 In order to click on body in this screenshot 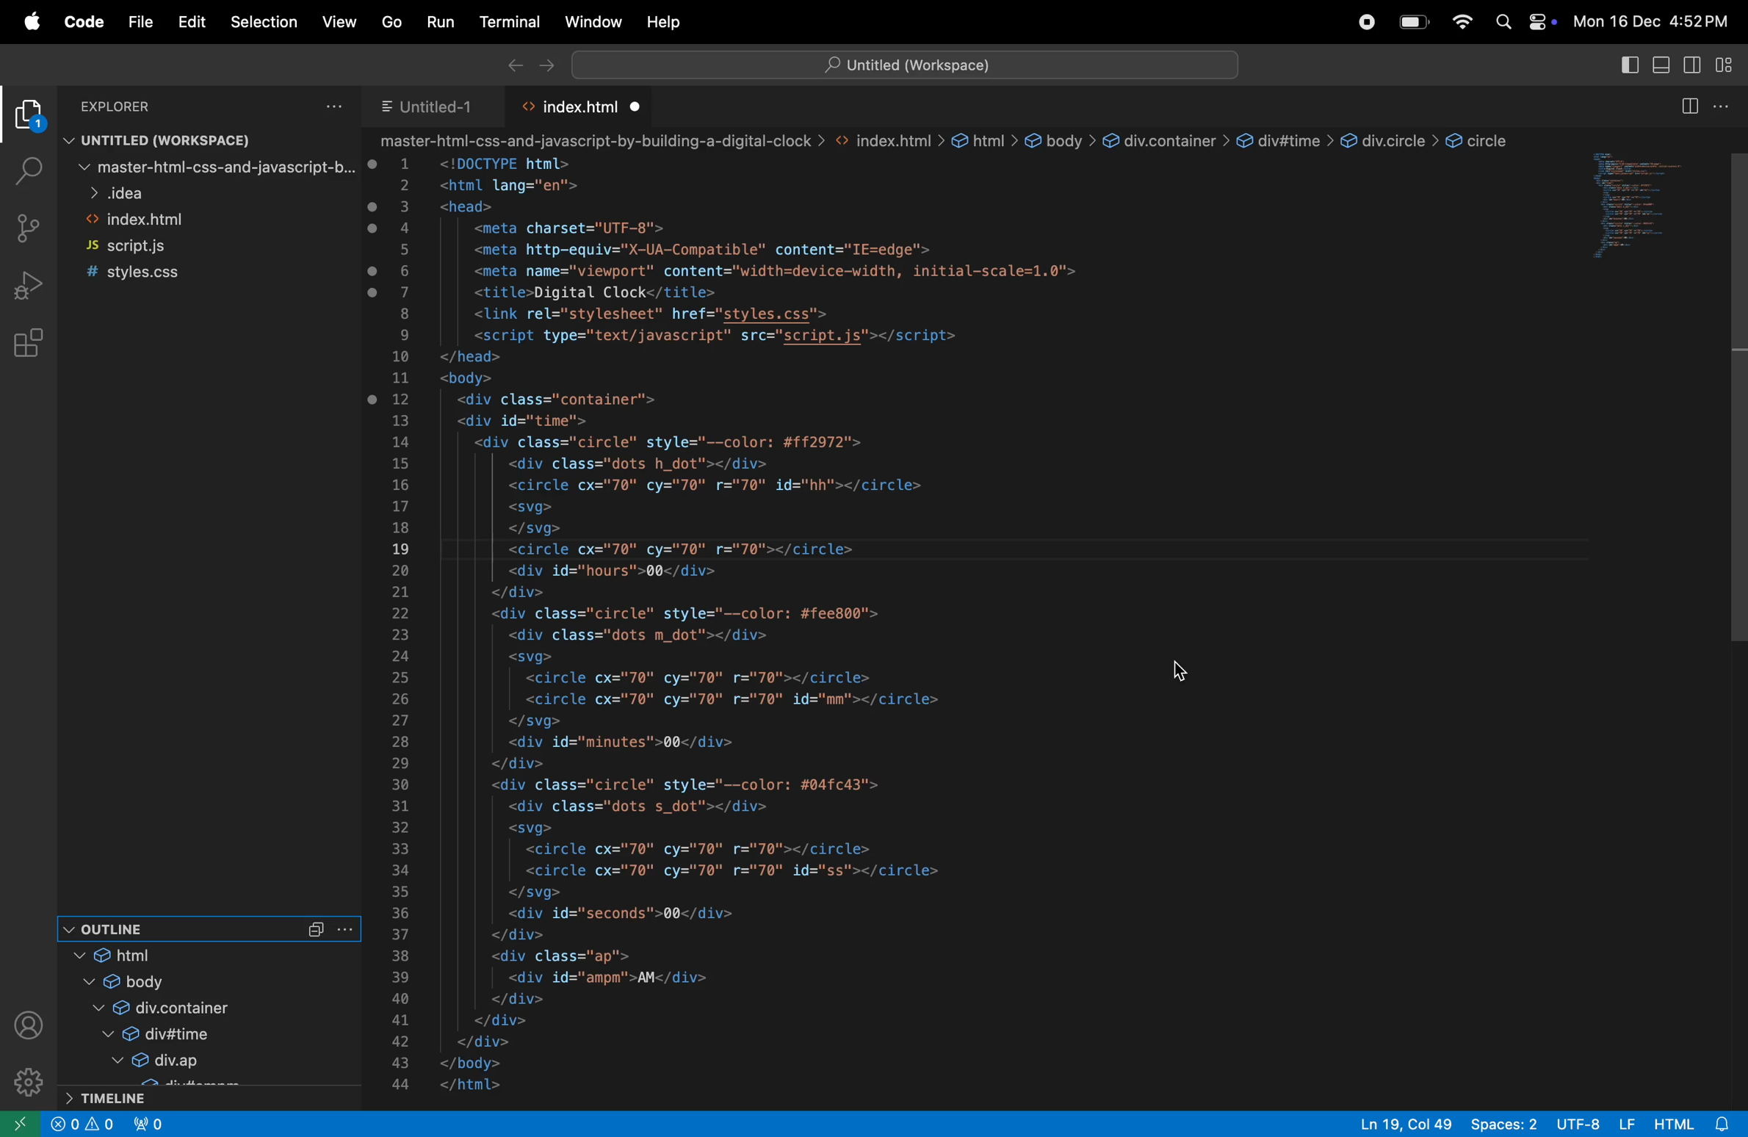, I will do `click(123, 983)`.